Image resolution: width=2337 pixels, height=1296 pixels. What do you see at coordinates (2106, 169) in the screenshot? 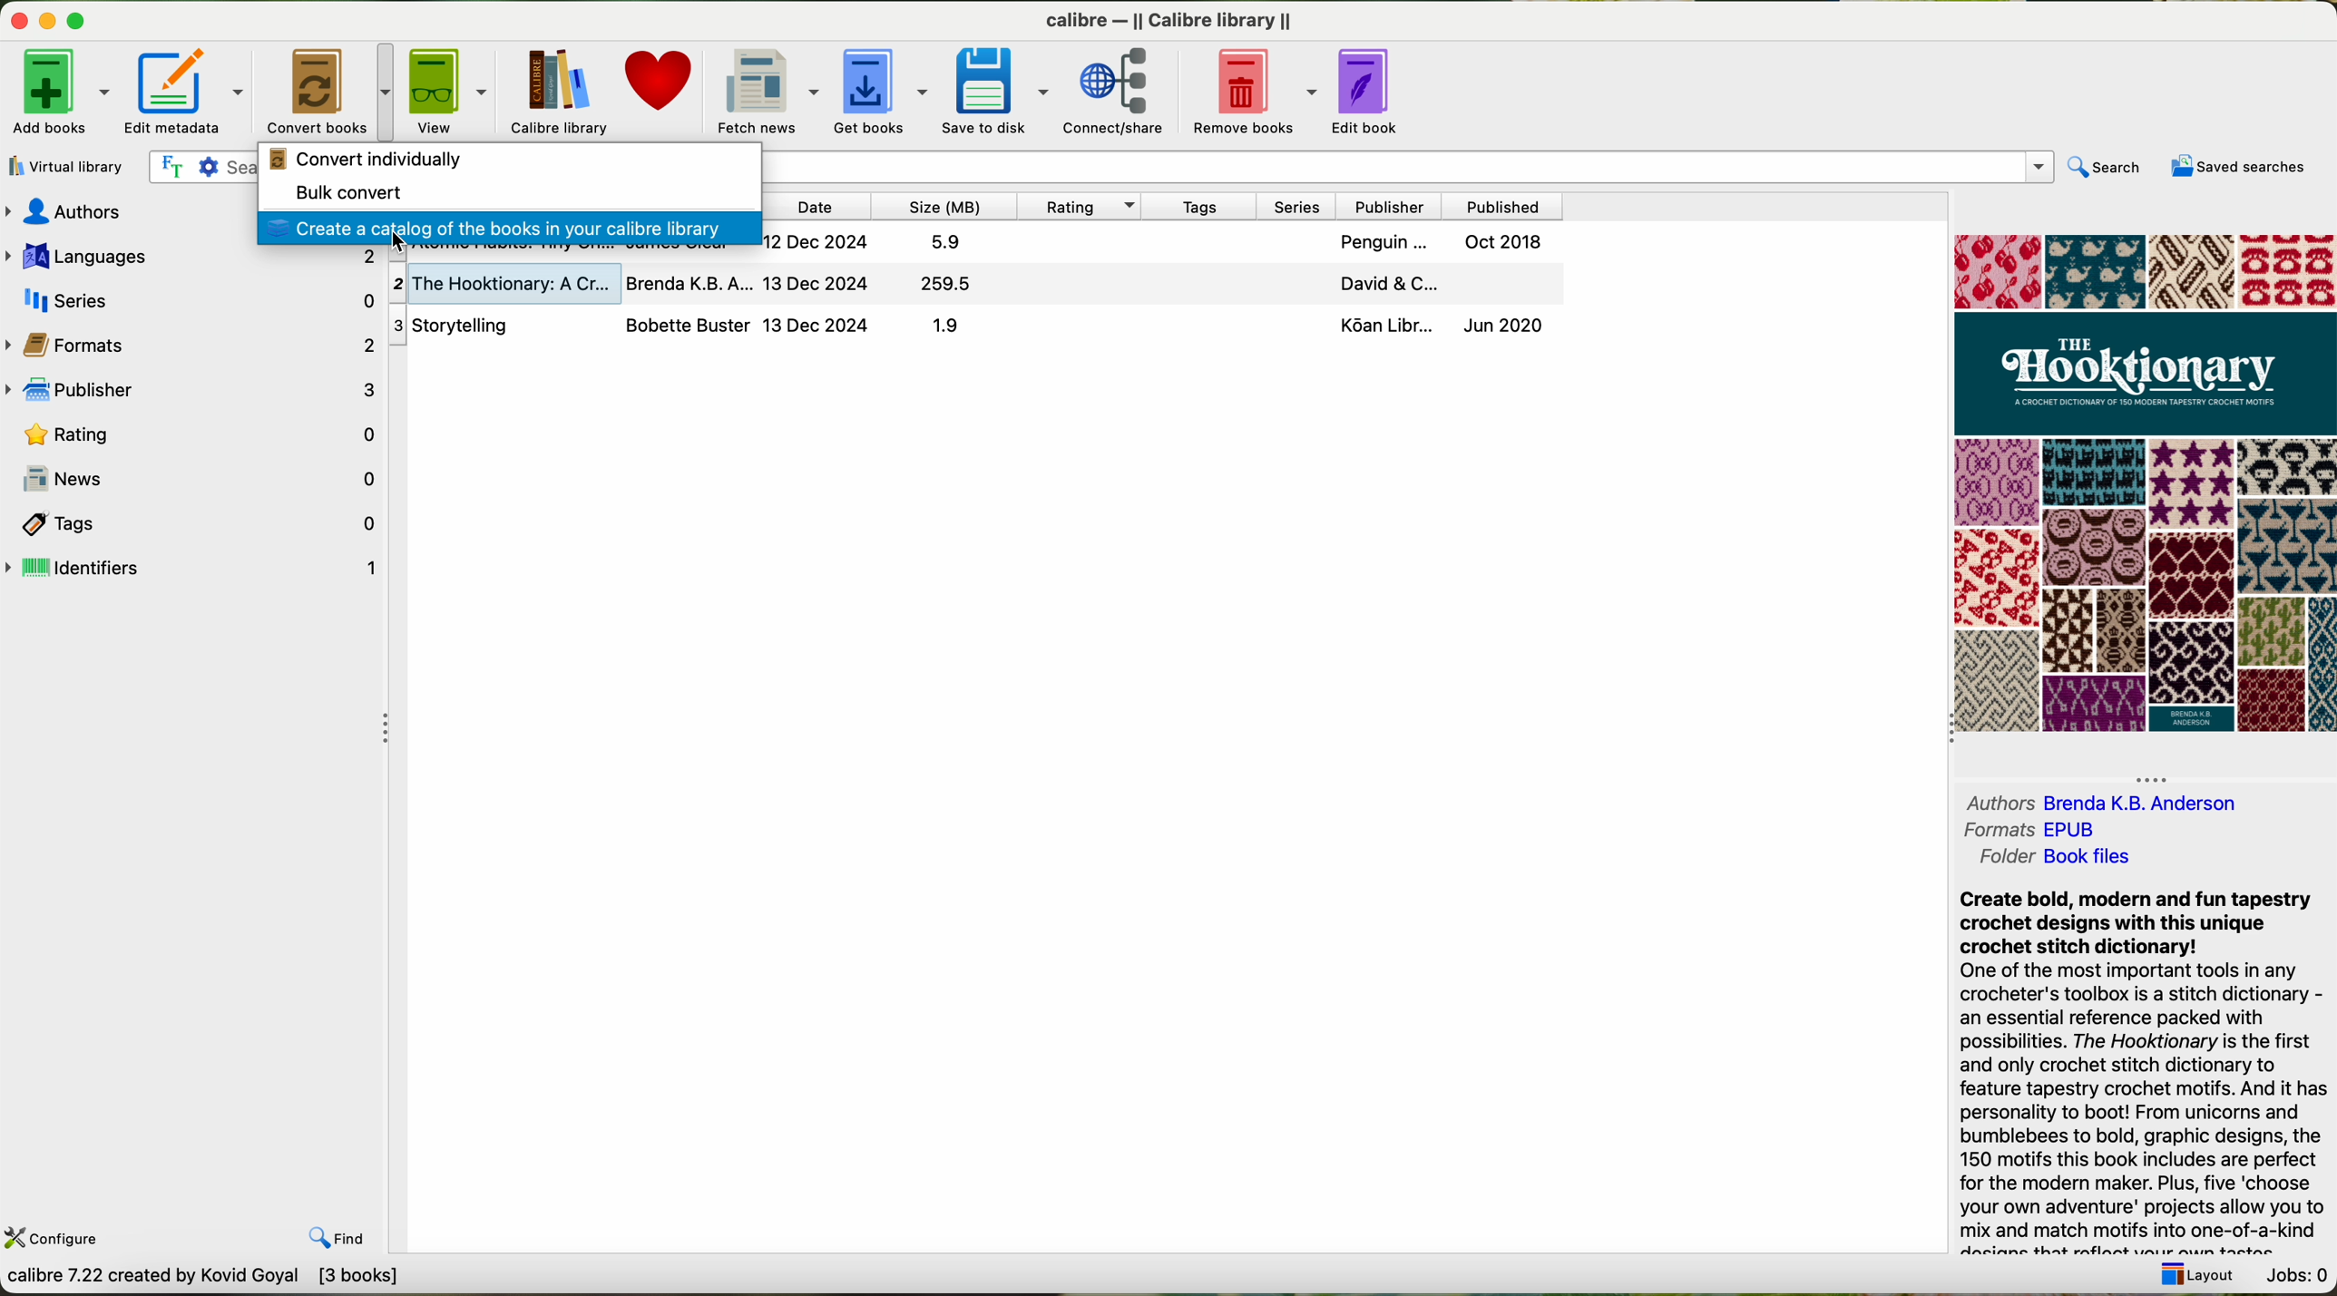
I see `search` at bounding box center [2106, 169].